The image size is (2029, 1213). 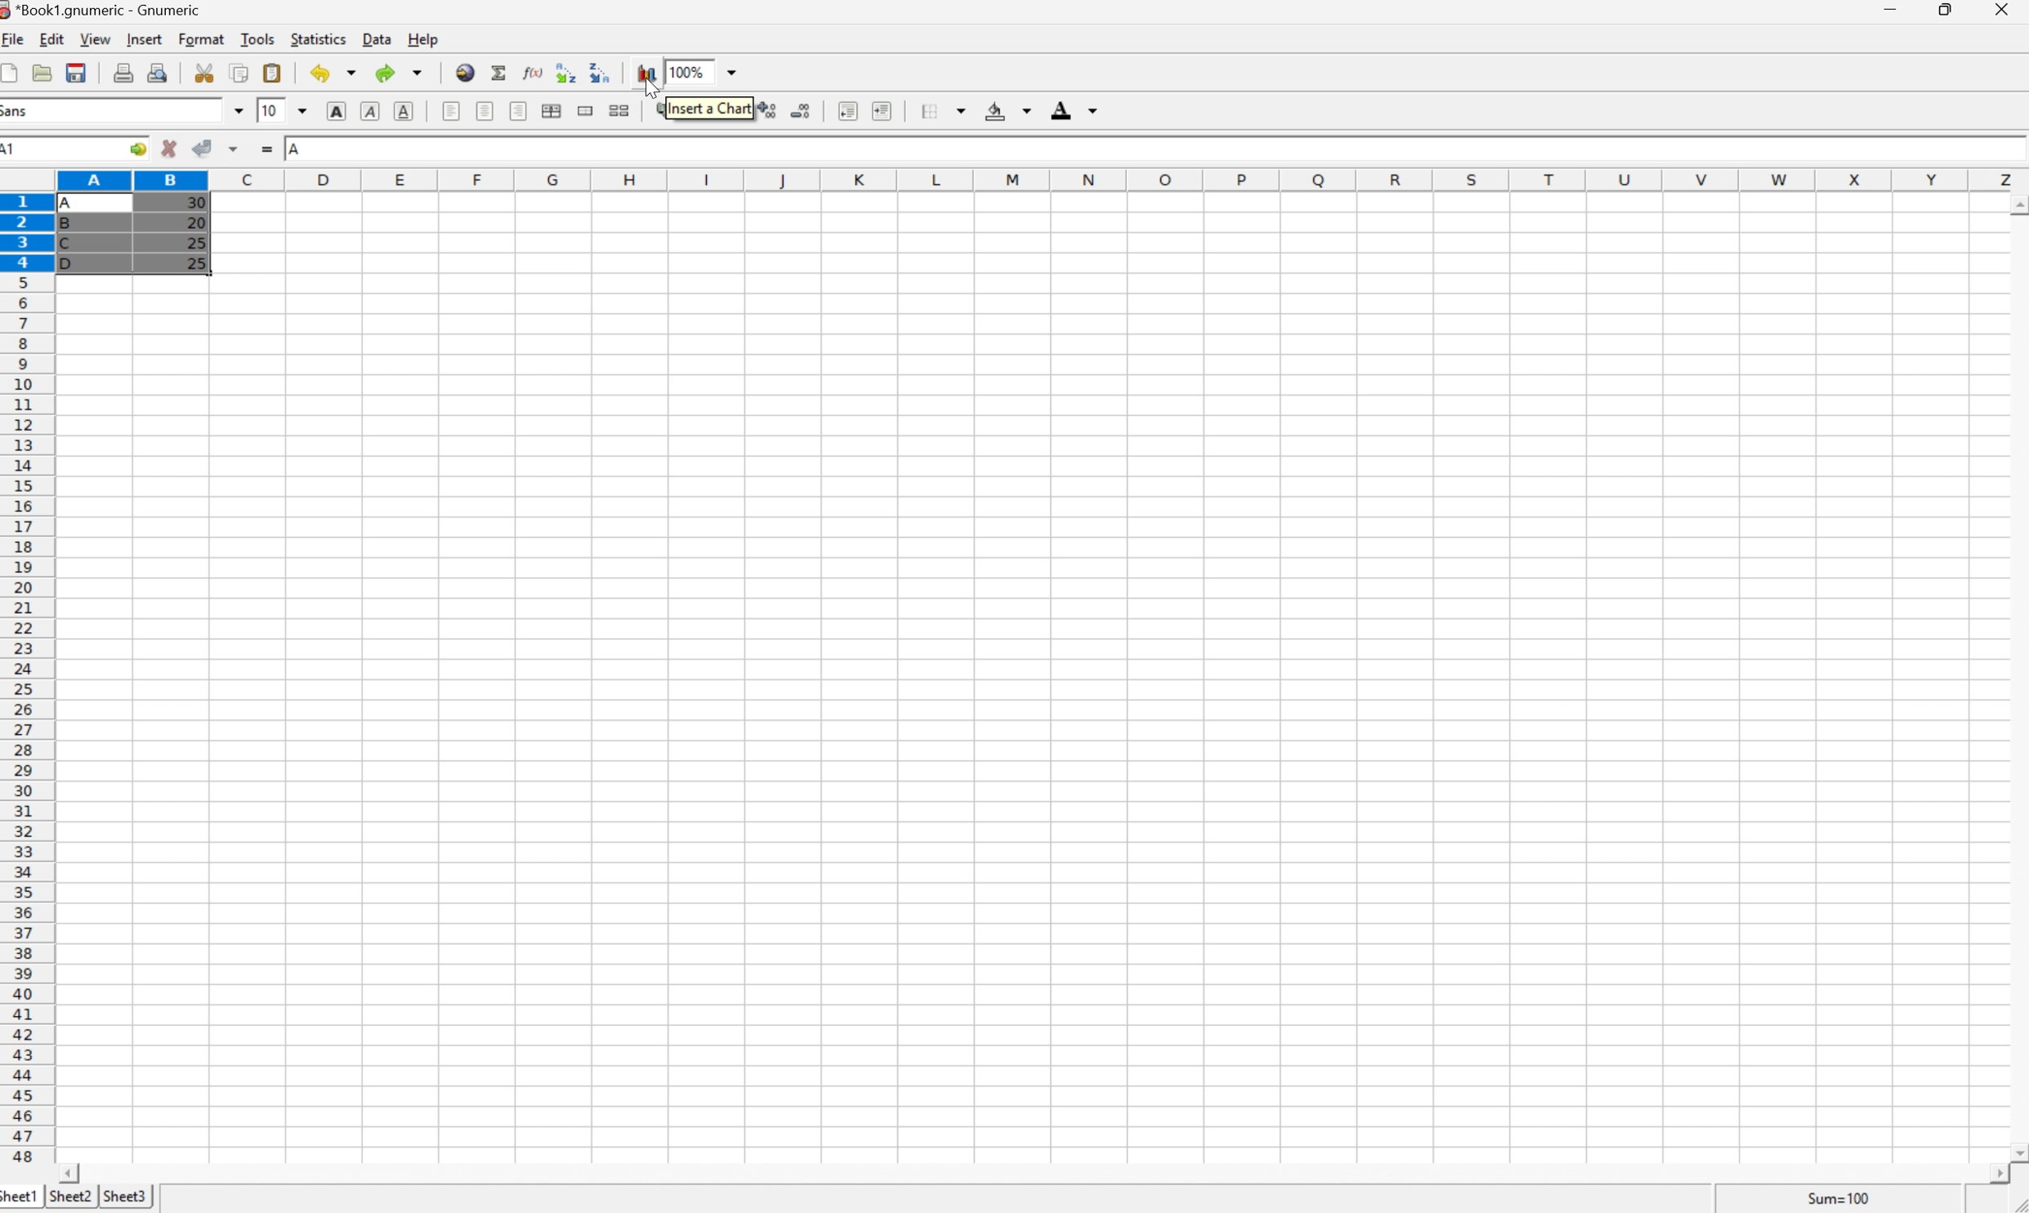 I want to click on Split merged ranges of cells, so click(x=618, y=111).